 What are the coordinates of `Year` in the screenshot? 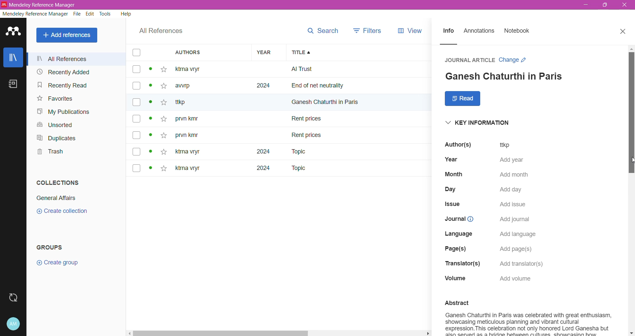 It's located at (268, 53).